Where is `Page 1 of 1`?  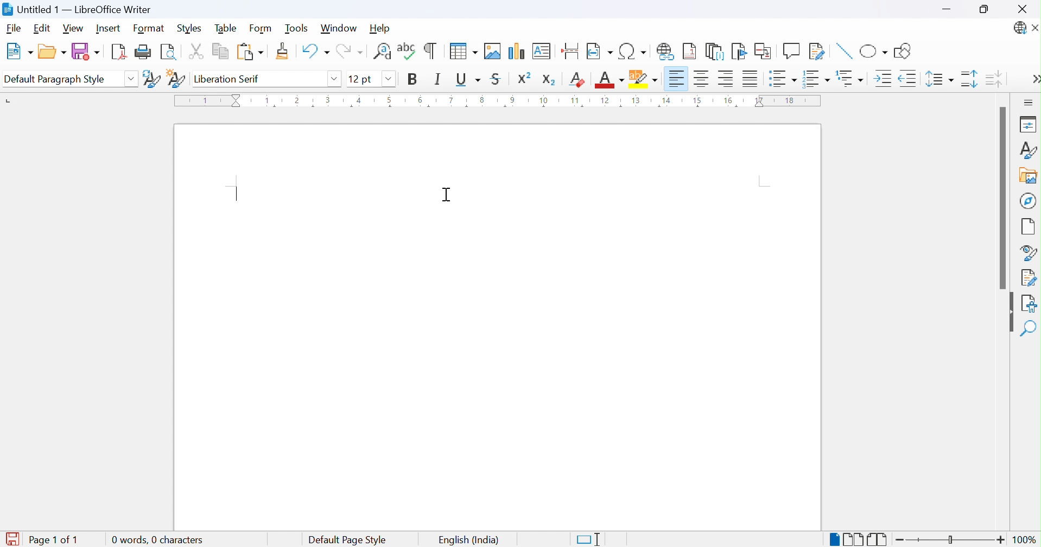
Page 1 of 1 is located at coordinates (40, 540).